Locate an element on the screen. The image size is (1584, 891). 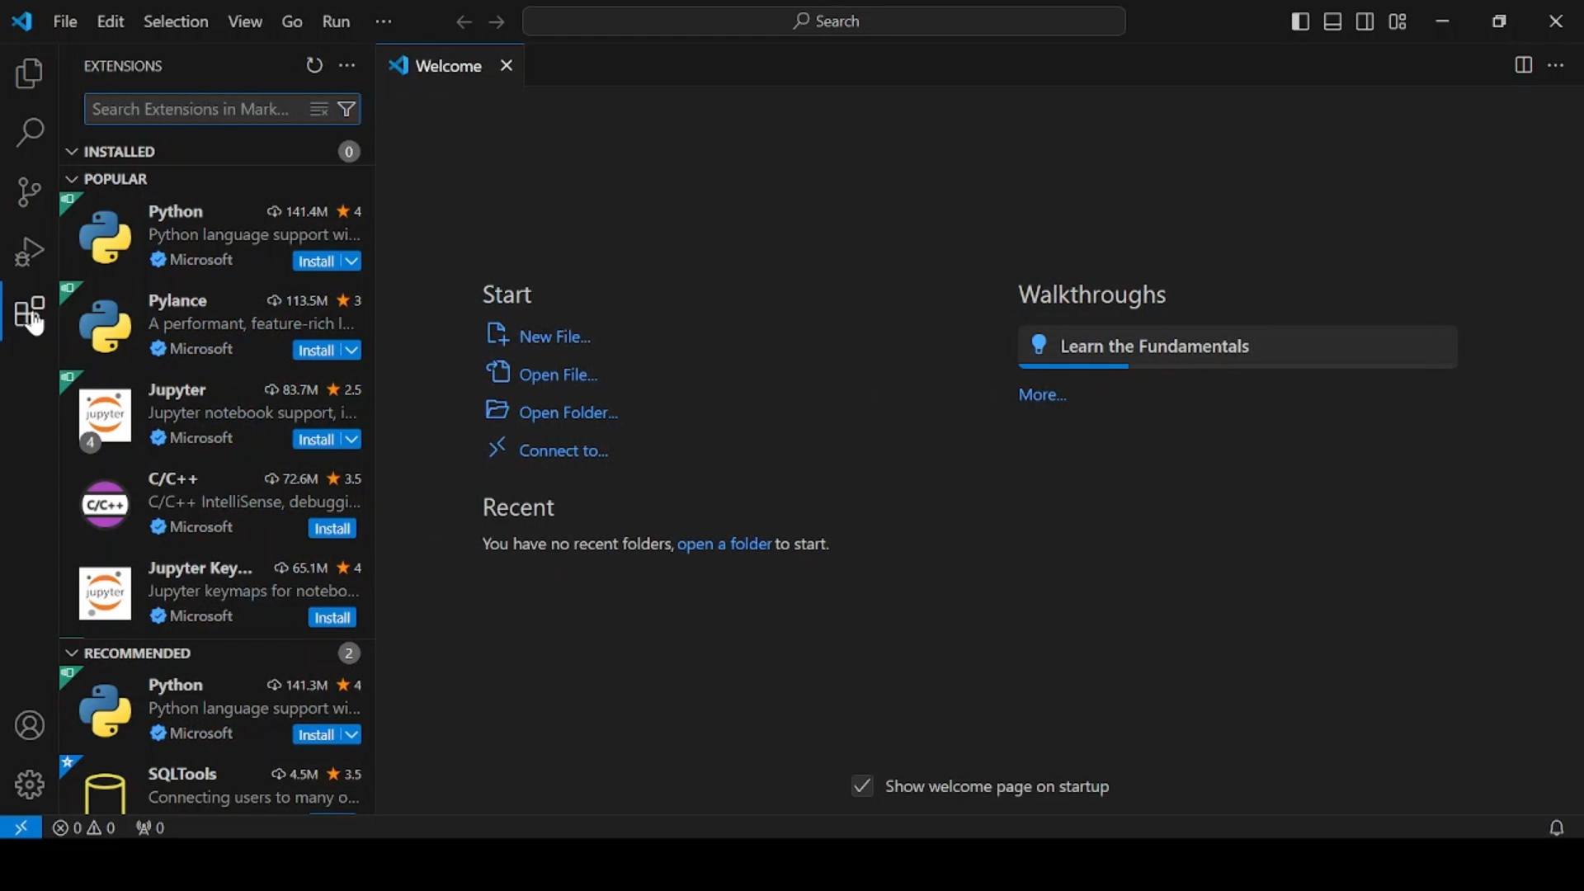
restore down is located at coordinates (1501, 22).